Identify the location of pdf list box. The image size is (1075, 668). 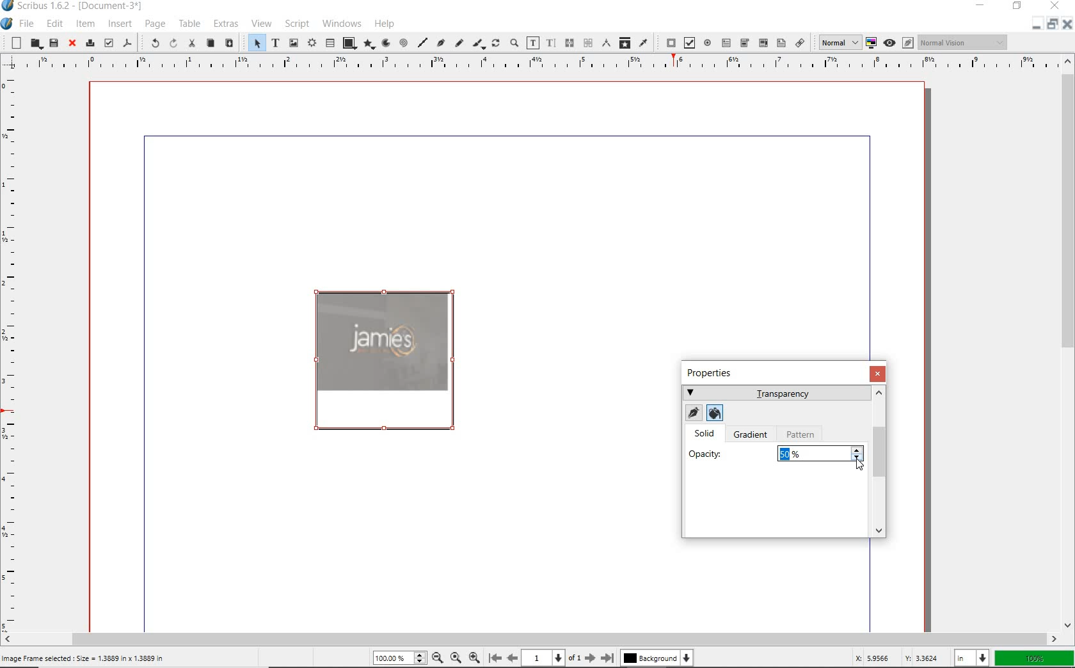
(781, 42).